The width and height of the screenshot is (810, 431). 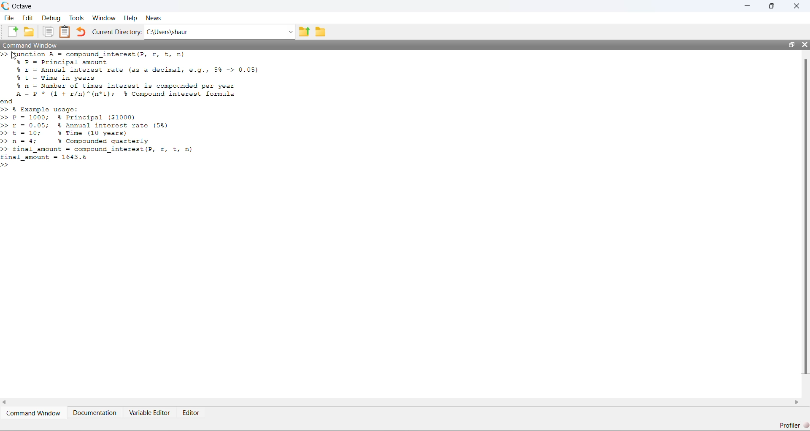 I want to click on C:\Users\shaur, so click(x=168, y=32).